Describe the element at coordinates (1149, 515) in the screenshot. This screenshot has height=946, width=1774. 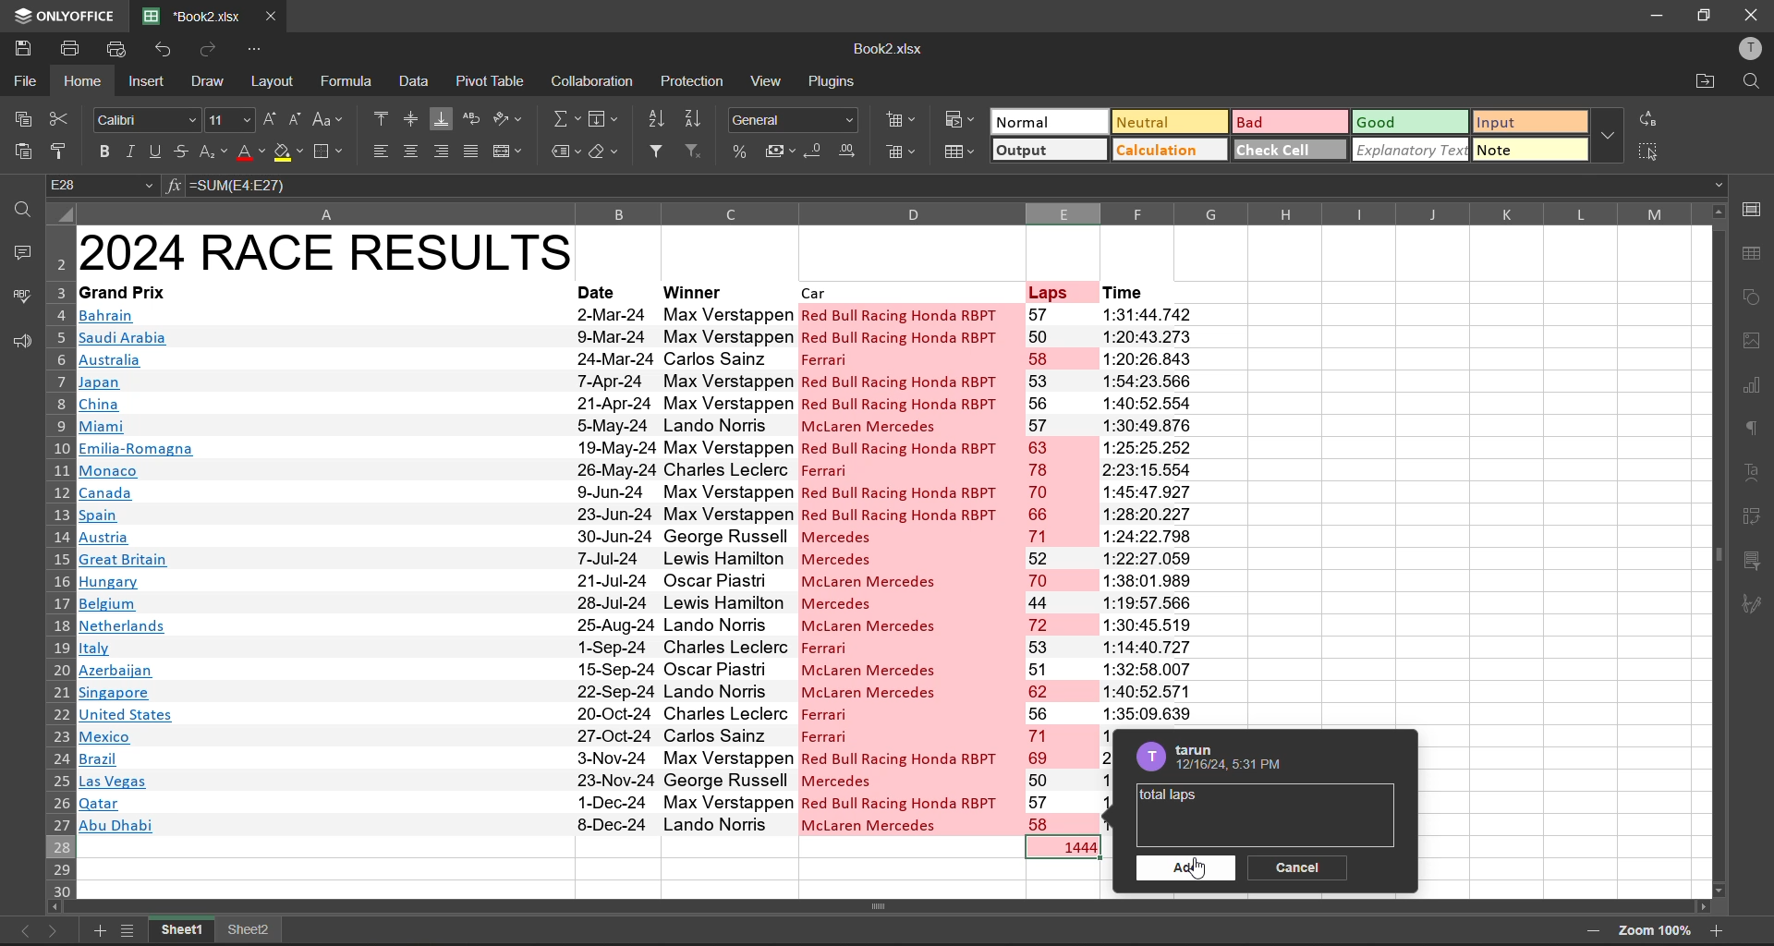
I see `time` at that location.